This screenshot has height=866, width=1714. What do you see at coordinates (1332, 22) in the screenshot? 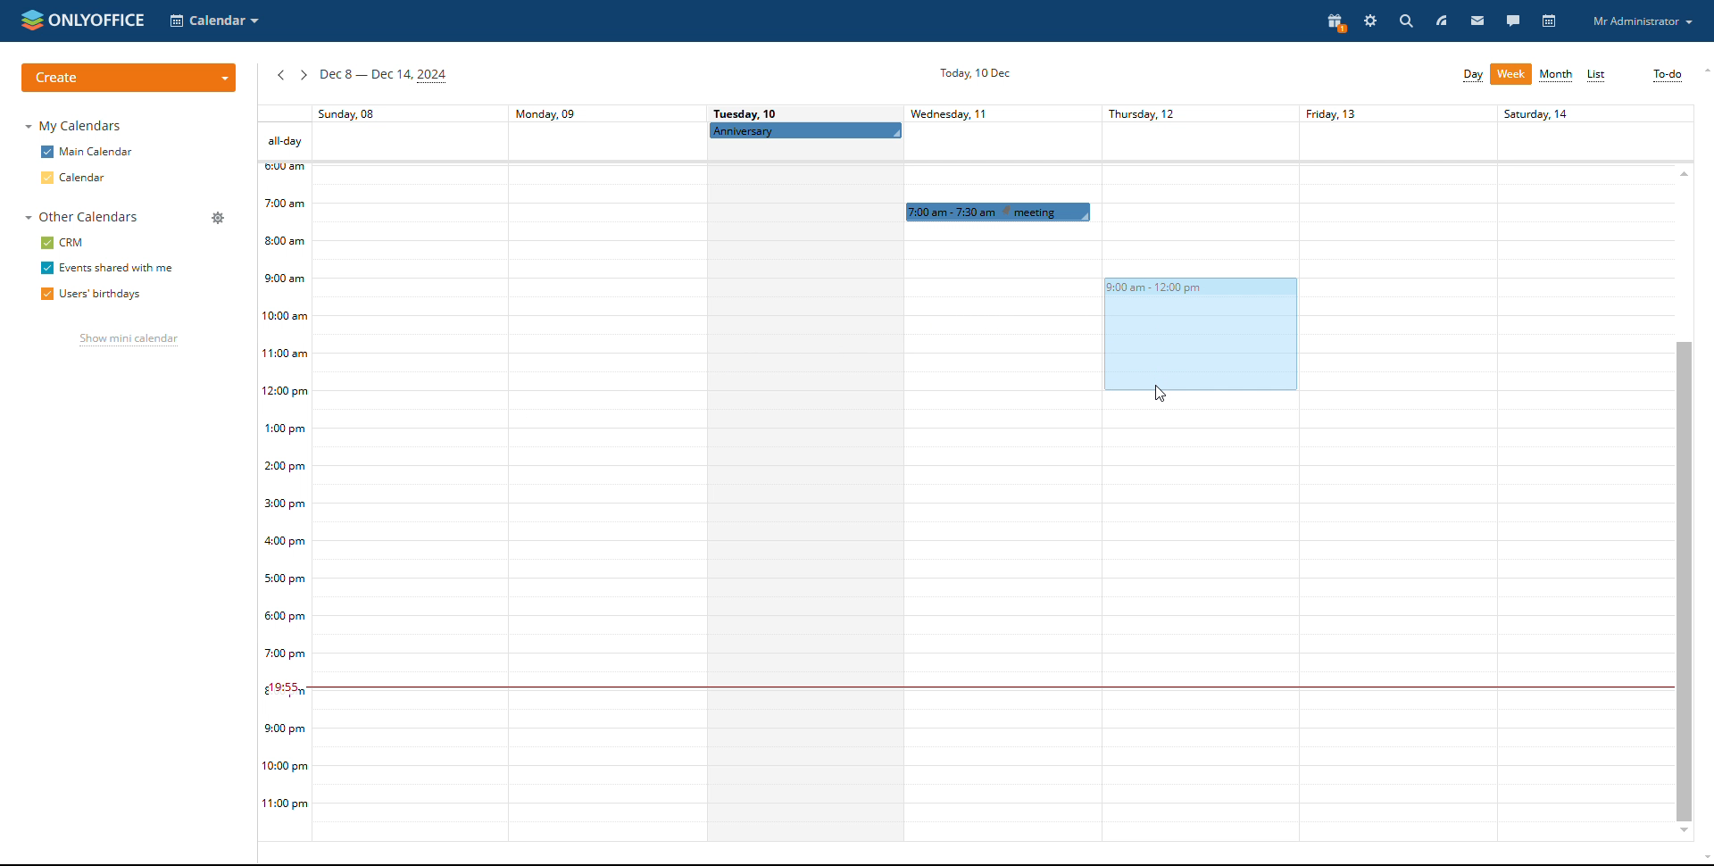
I see `present` at bounding box center [1332, 22].